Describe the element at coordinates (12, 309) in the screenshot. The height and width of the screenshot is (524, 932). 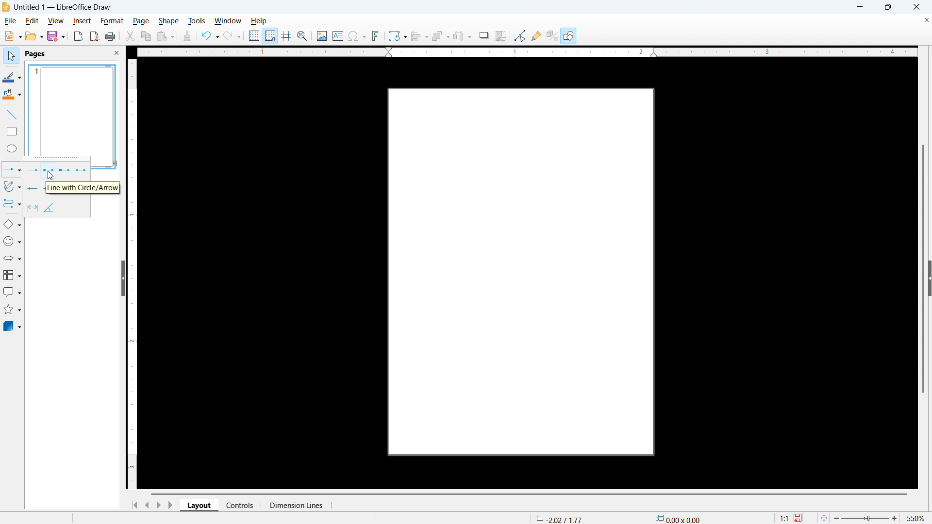
I see `stars & banners` at that location.